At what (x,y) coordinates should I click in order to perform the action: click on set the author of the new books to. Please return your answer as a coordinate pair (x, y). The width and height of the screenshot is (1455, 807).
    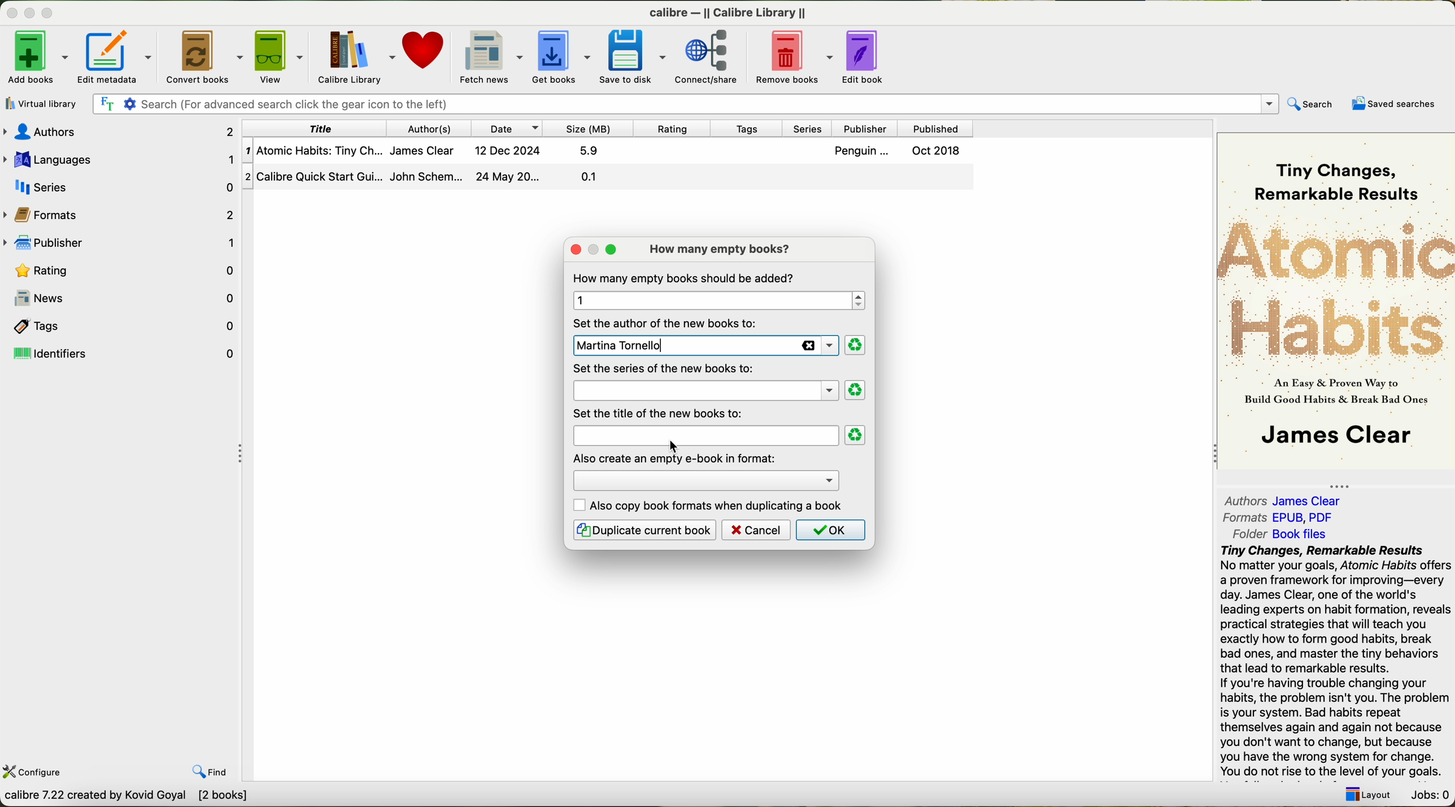
    Looking at the image, I should click on (668, 322).